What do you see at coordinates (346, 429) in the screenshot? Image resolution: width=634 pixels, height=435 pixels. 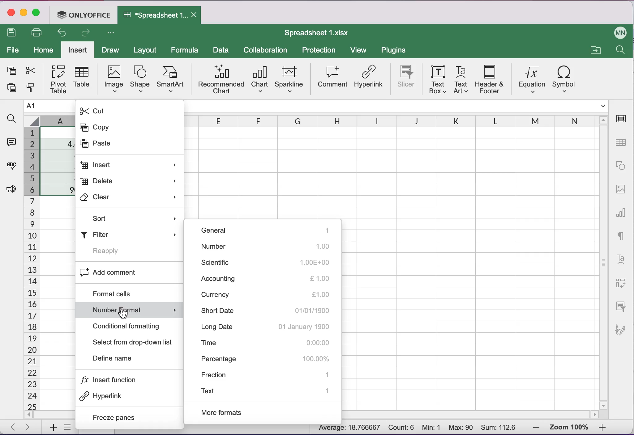 I see `Average: 18.766667` at bounding box center [346, 429].